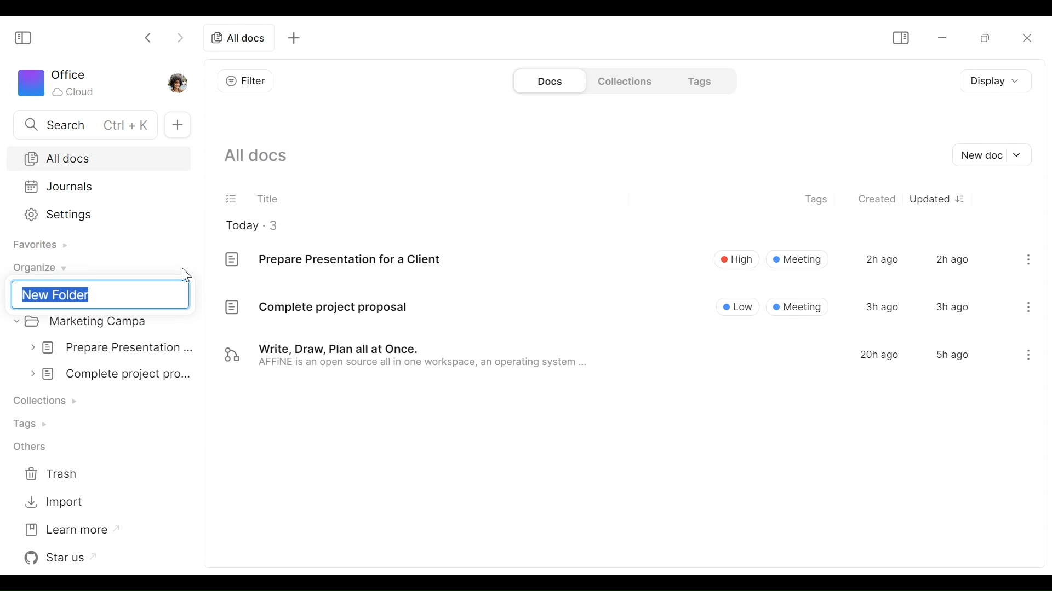 Image resolution: width=1052 pixels, height=591 pixels. I want to click on 3h ago, so click(952, 307).